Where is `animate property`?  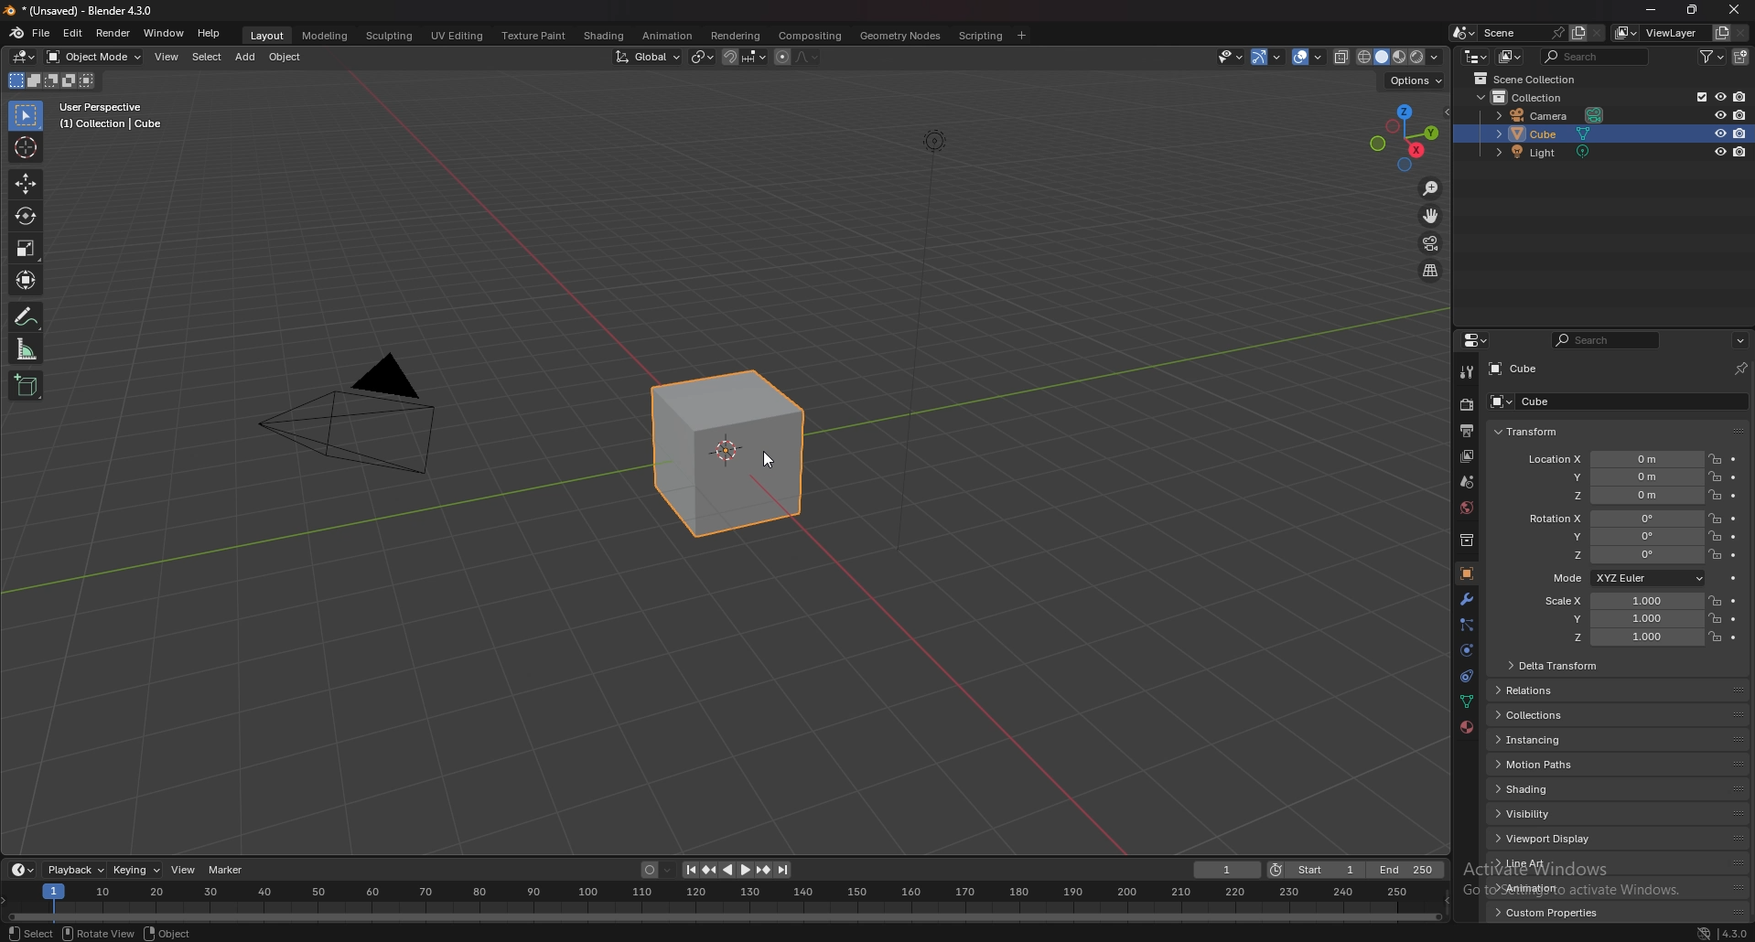
animate property is located at coordinates (1734, 476).